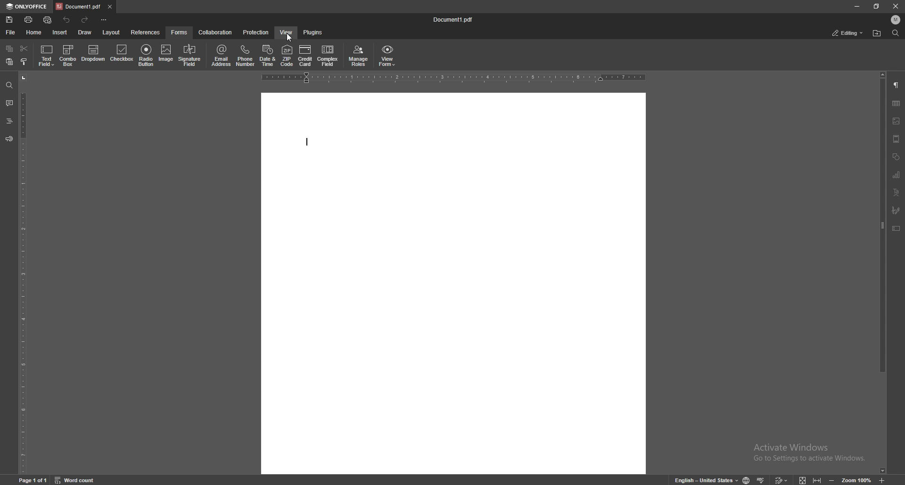 The width and height of the screenshot is (905, 485). I want to click on copy style, so click(24, 61).